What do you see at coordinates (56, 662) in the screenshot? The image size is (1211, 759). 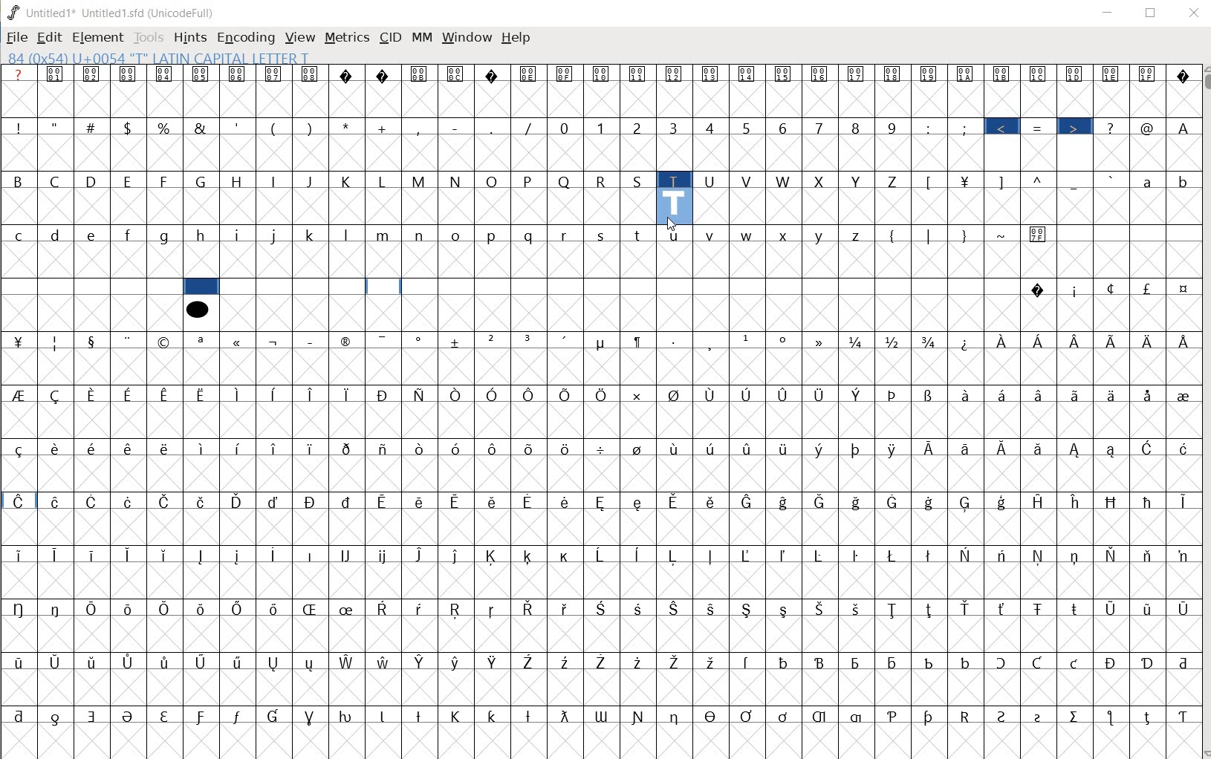 I see `Symbol` at bounding box center [56, 662].